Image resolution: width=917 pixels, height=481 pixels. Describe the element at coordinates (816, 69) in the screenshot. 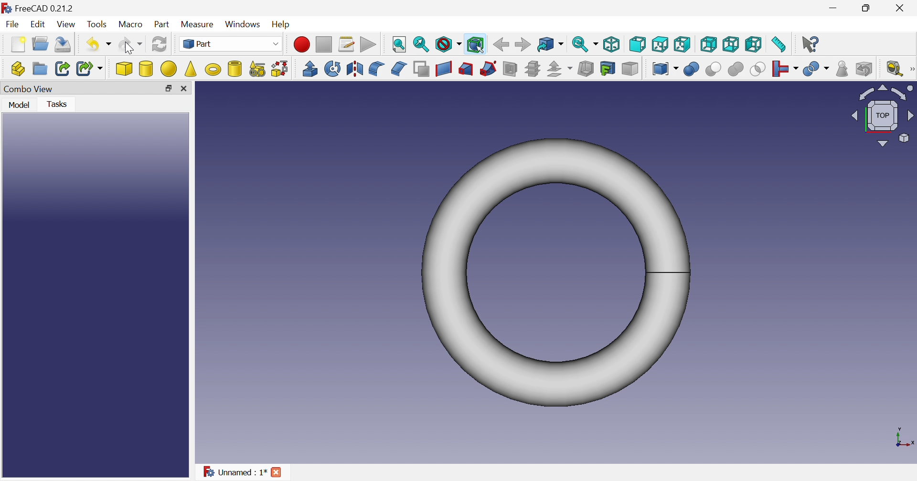

I see `Split objects` at that location.